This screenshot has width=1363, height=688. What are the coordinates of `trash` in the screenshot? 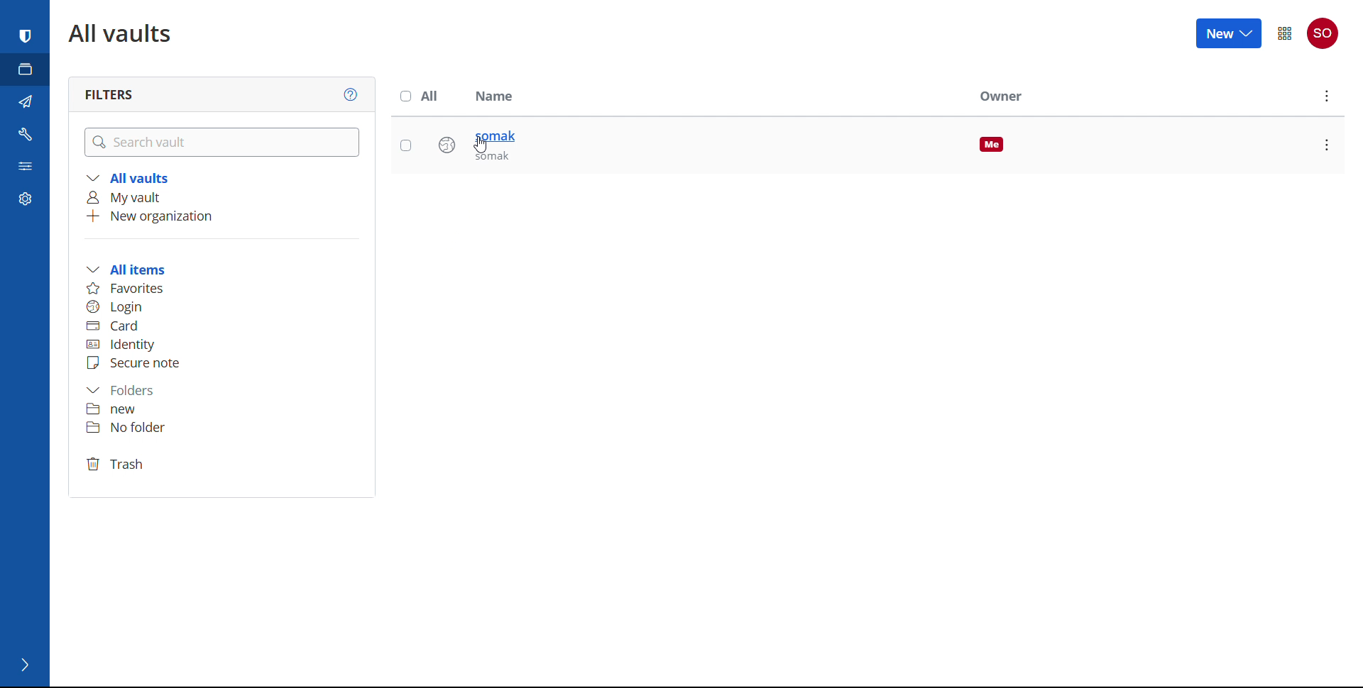 It's located at (219, 467).